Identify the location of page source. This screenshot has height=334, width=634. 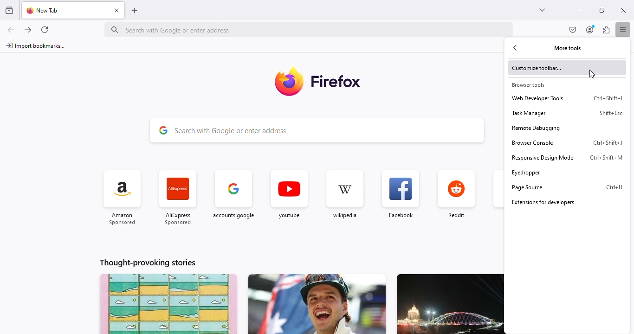
(555, 187).